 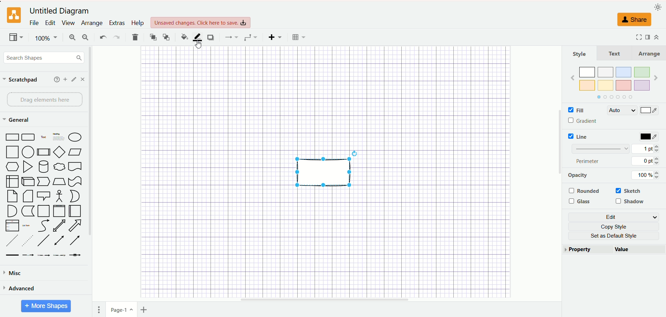 I want to click on arrange, so click(x=651, y=54).